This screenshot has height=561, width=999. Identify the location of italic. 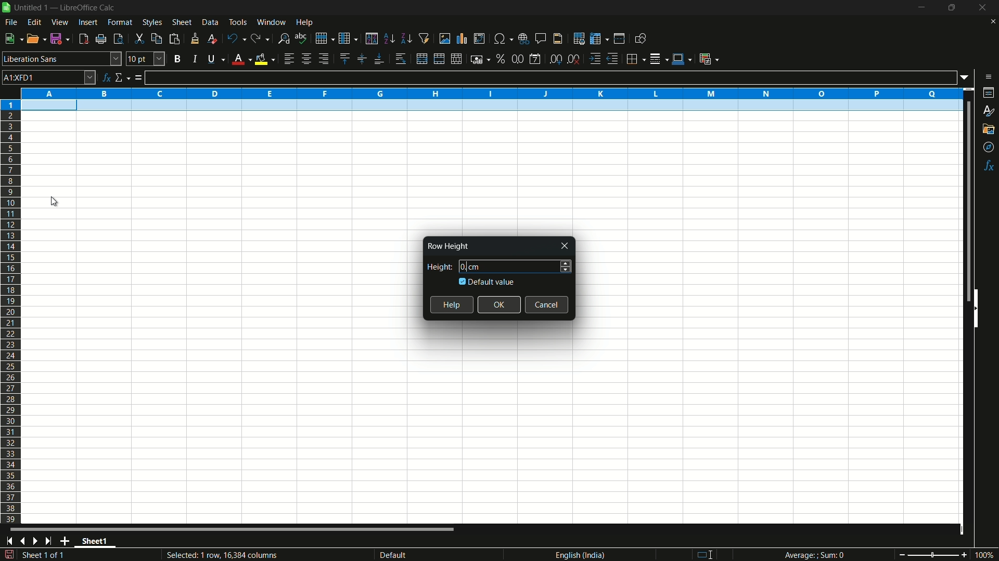
(194, 59).